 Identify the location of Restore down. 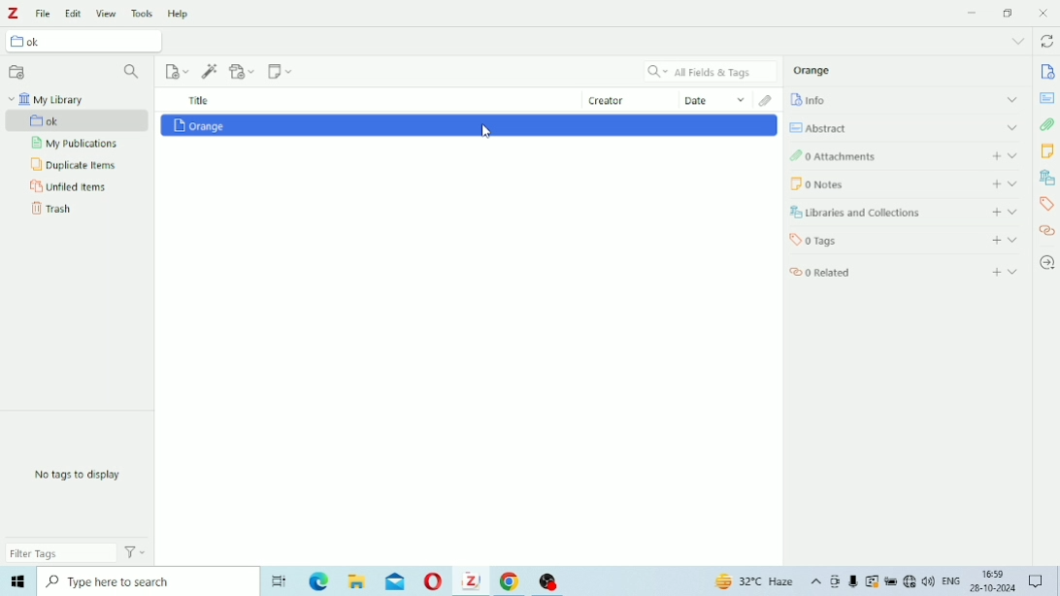
(1010, 14).